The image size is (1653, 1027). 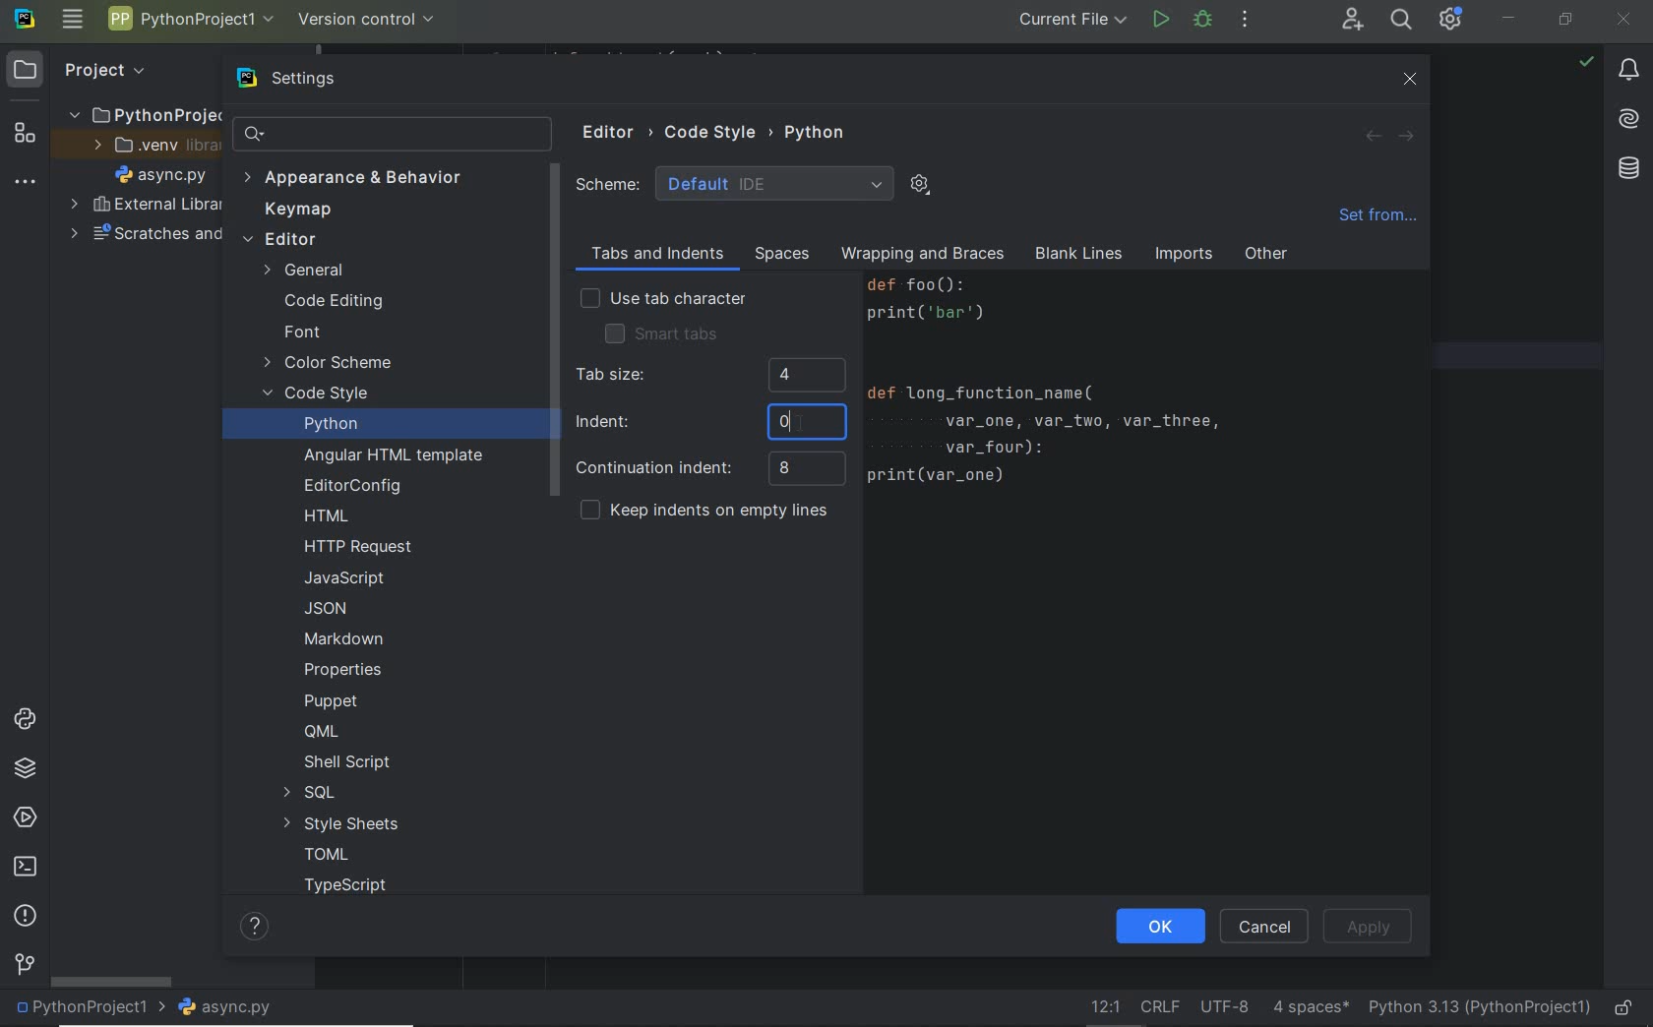 I want to click on General, so click(x=308, y=272).